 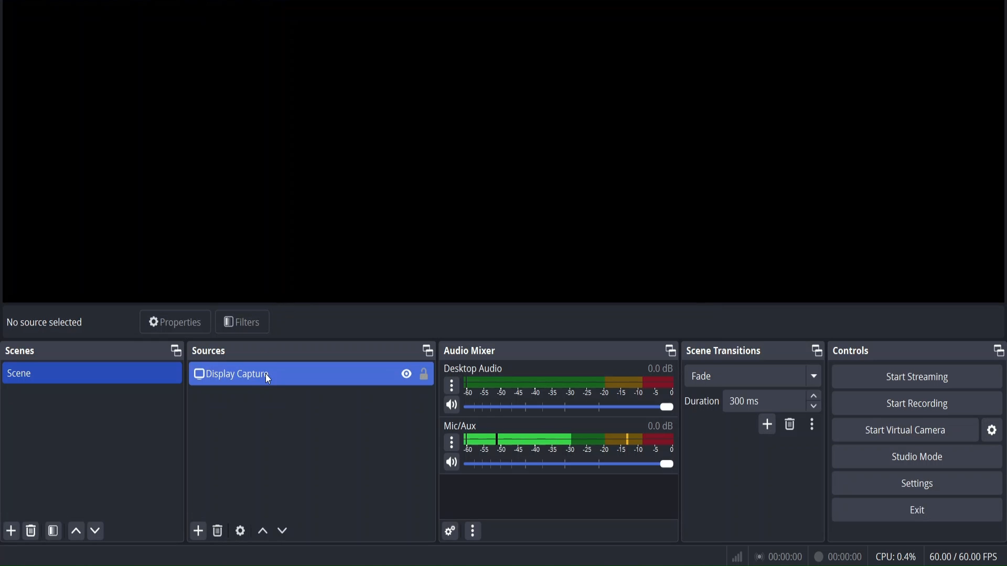 I want to click on media source properties, so click(x=241, y=531).